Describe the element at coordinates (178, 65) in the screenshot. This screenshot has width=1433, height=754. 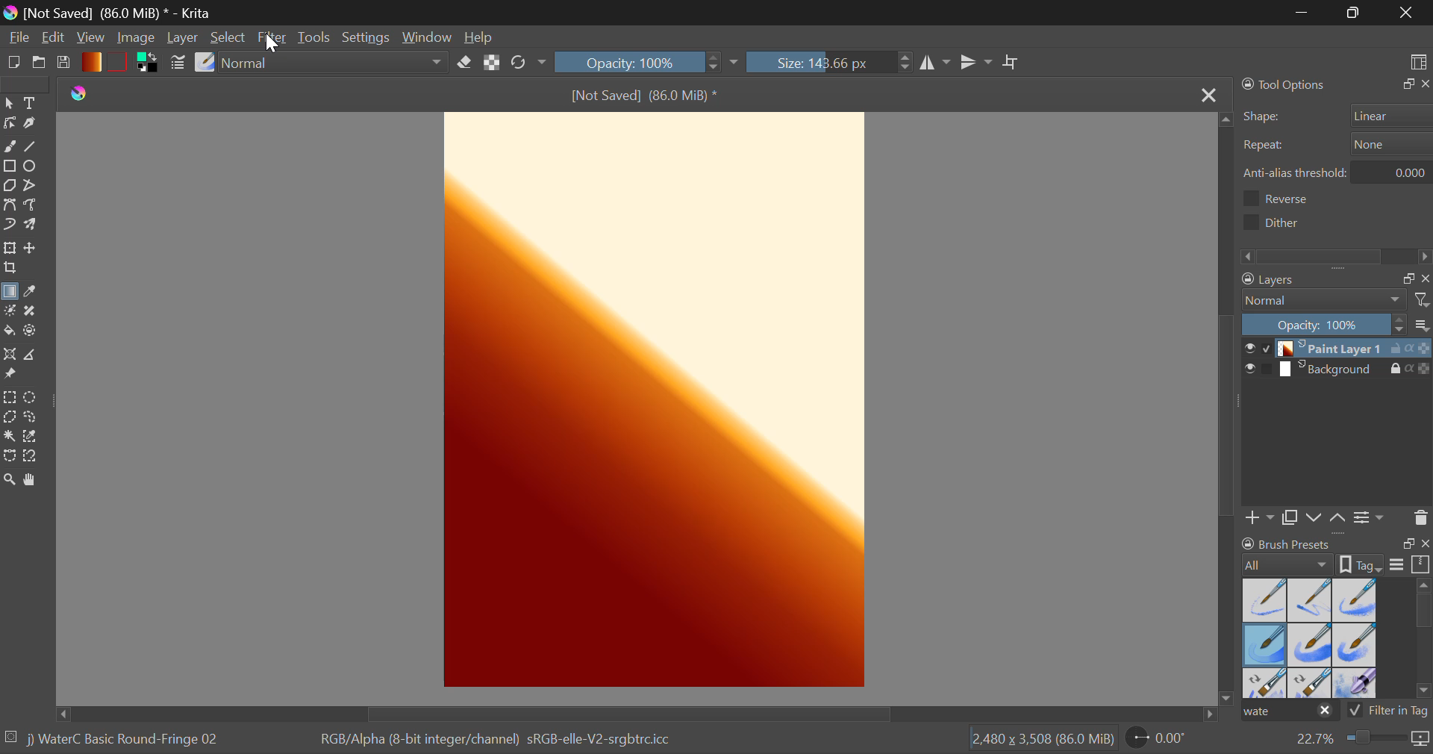
I see `Brusht Settings` at that location.